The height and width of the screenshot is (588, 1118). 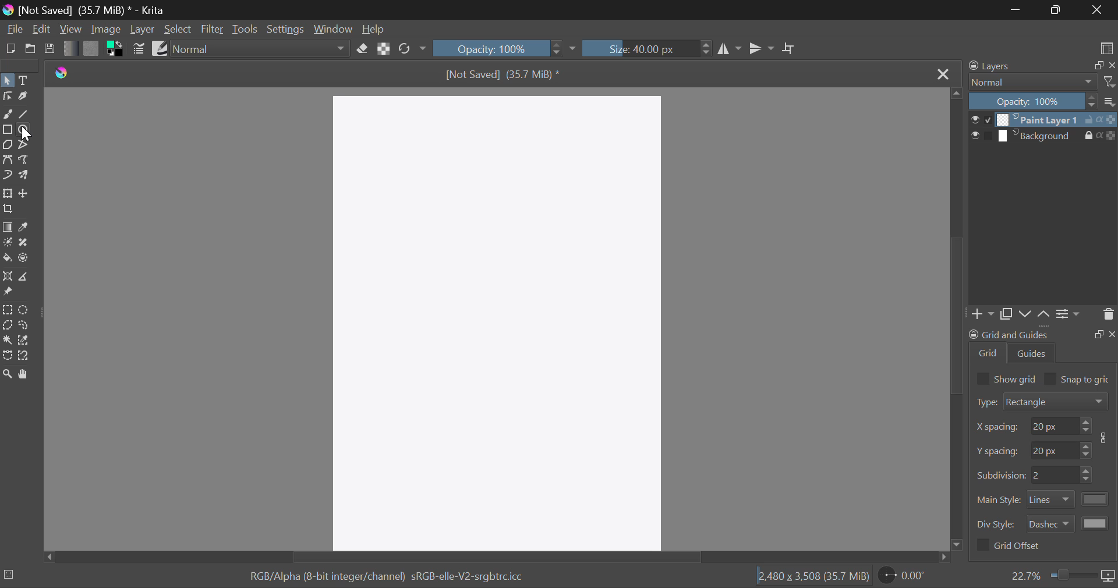 I want to click on Rectangular Selection, so click(x=7, y=310).